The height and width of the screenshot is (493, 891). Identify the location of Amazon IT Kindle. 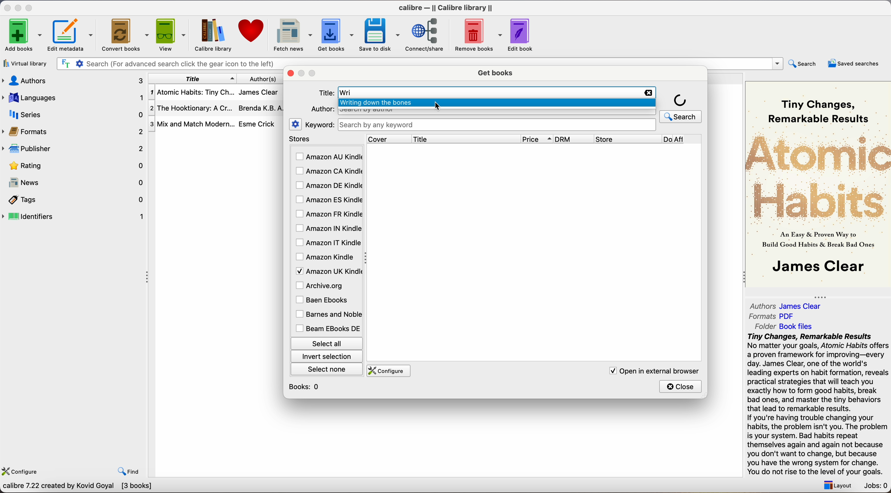
(329, 243).